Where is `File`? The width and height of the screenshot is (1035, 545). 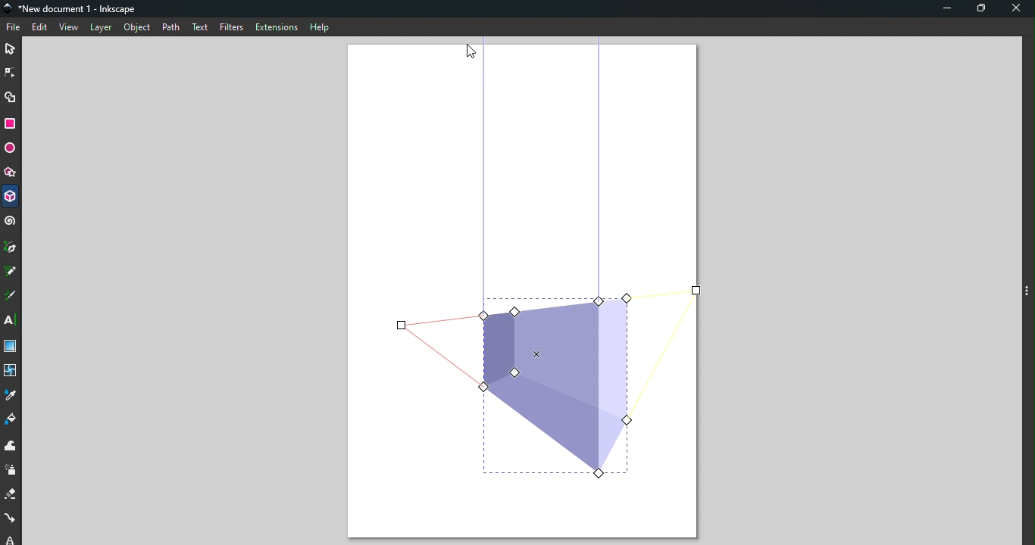 File is located at coordinates (14, 28).